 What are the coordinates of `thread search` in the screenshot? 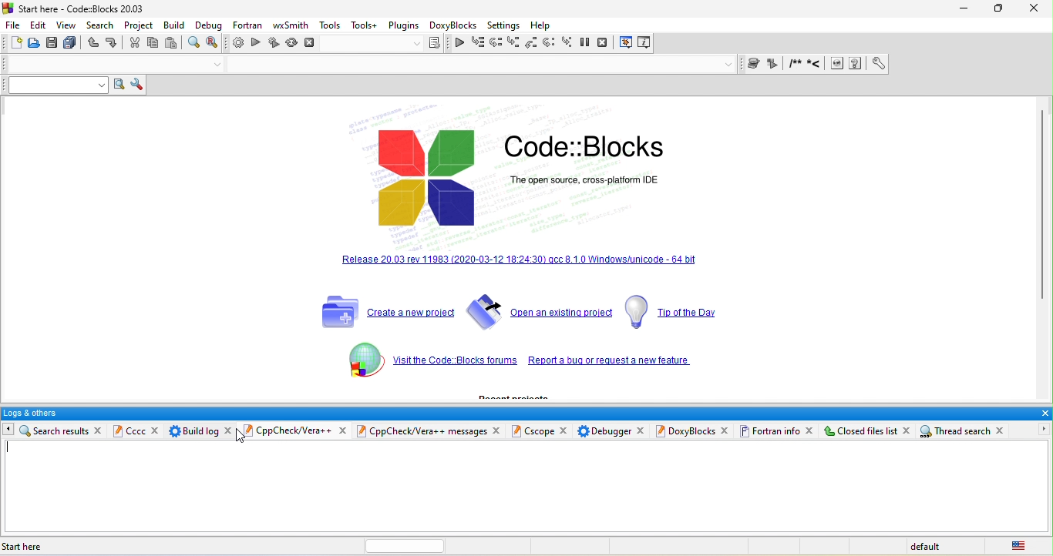 It's located at (954, 431).